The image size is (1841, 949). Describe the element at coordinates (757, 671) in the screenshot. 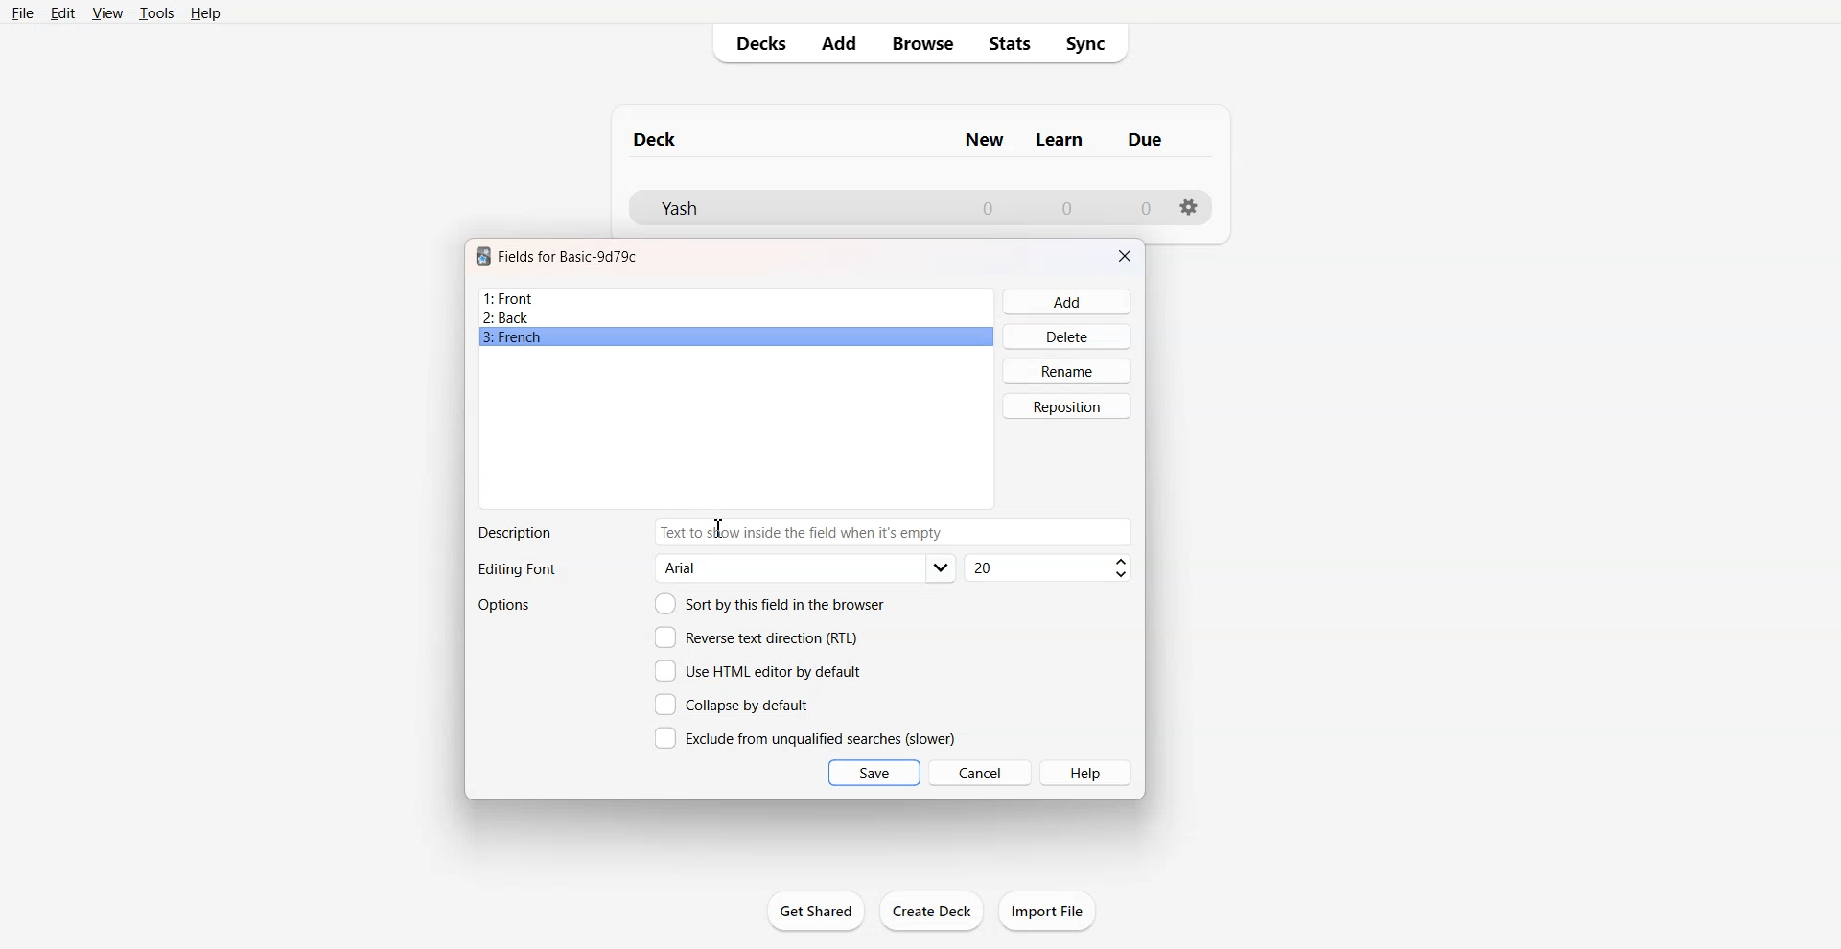

I see `Use HTML editor by default` at that location.